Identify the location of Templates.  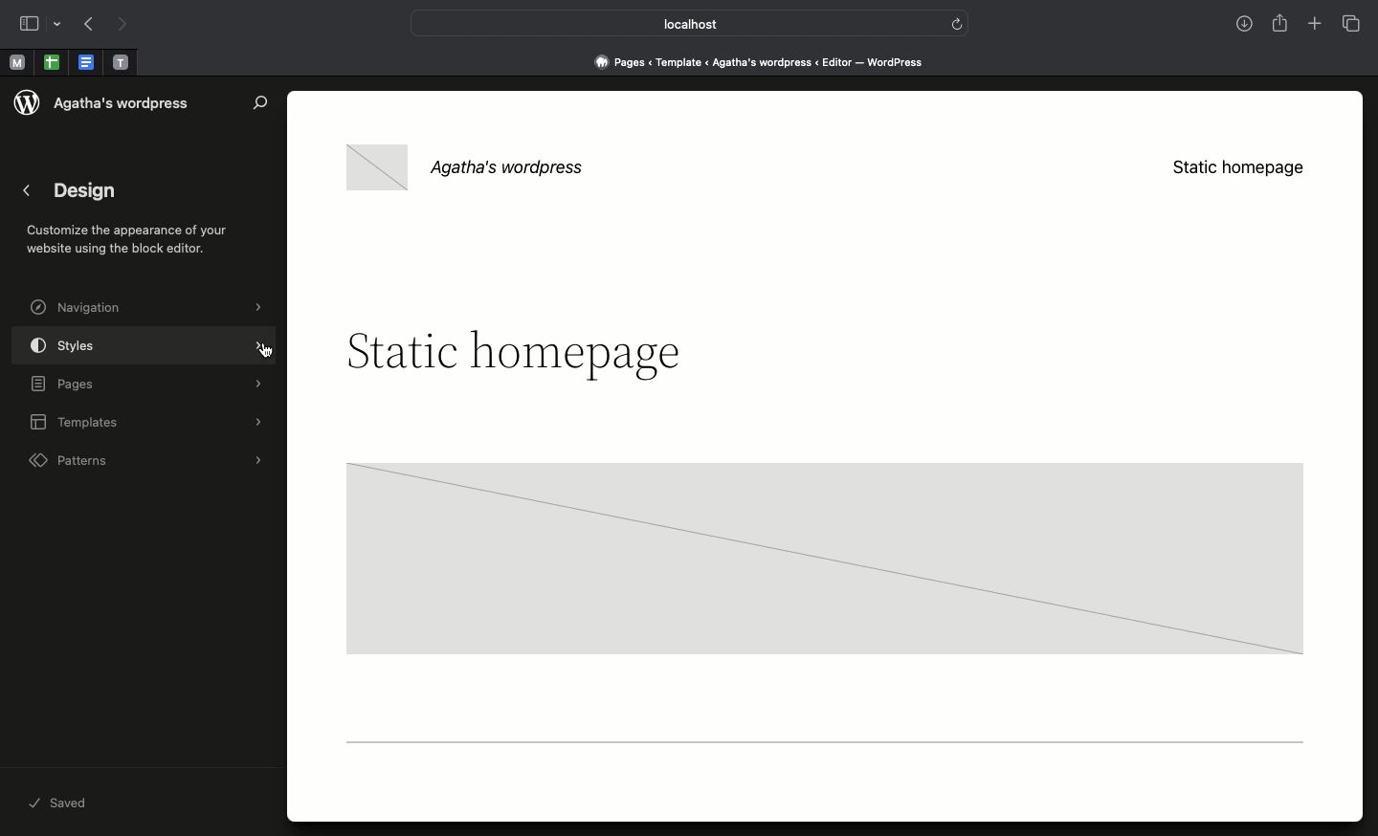
(144, 426).